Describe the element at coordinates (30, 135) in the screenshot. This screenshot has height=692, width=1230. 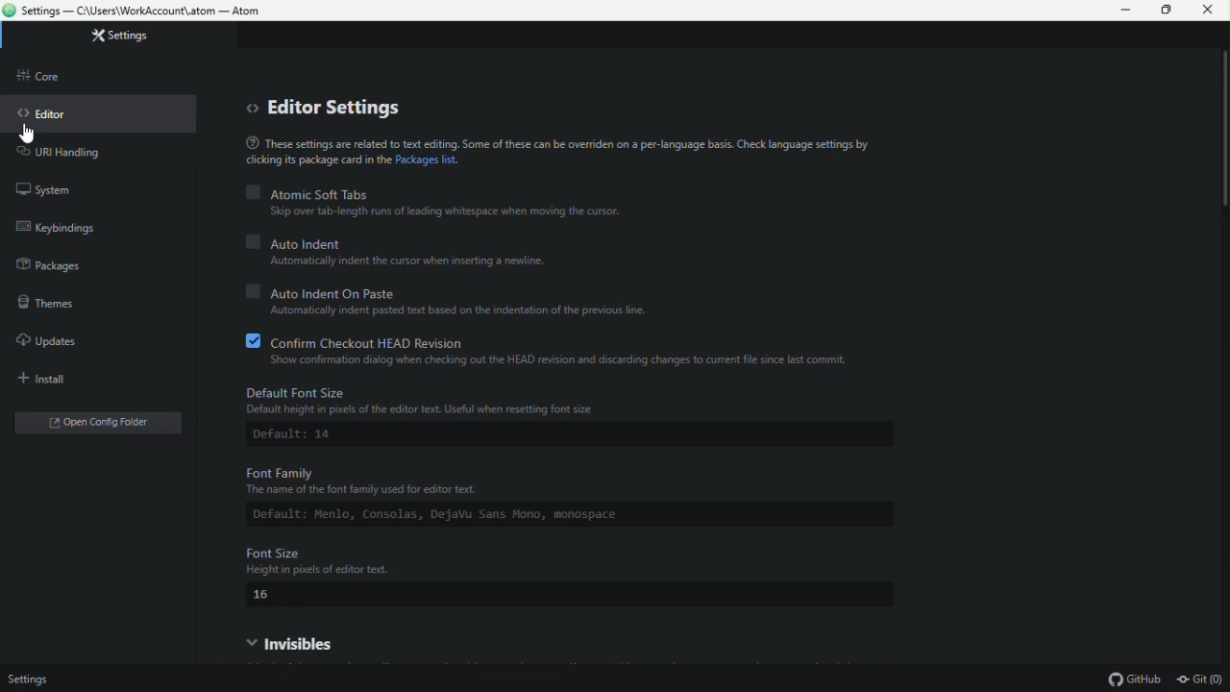
I see `cursor` at that location.